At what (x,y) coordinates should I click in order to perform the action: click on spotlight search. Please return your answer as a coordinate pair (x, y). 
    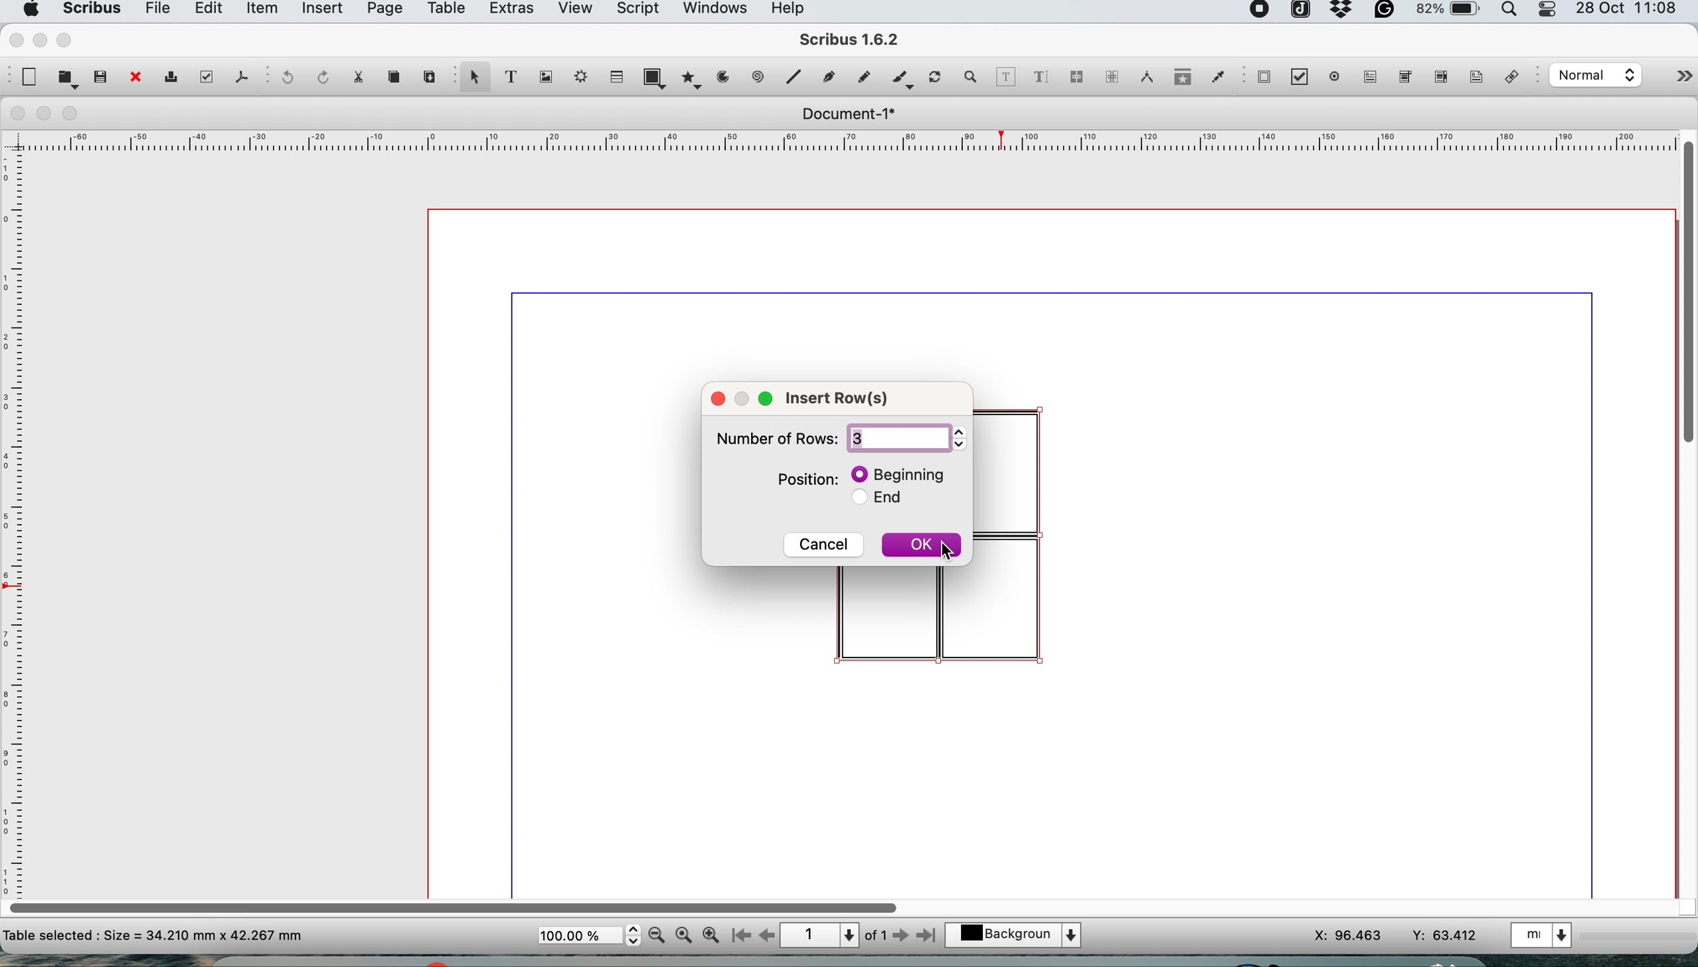
    Looking at the image, I should click on (1513, 13).